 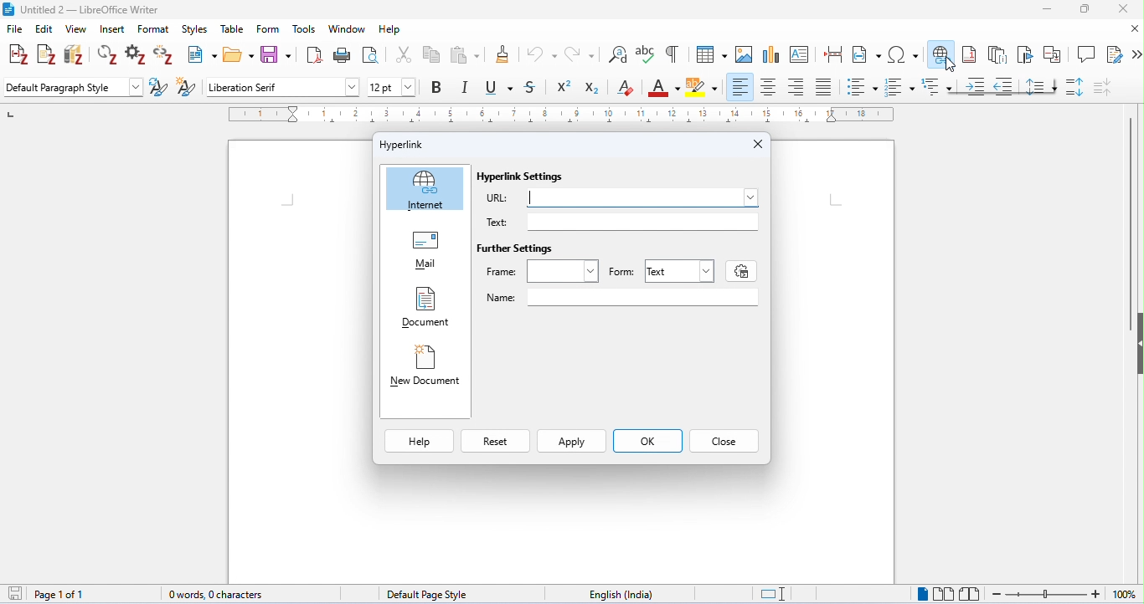 I want to click on strikethrough, so click(x=531, y=87).